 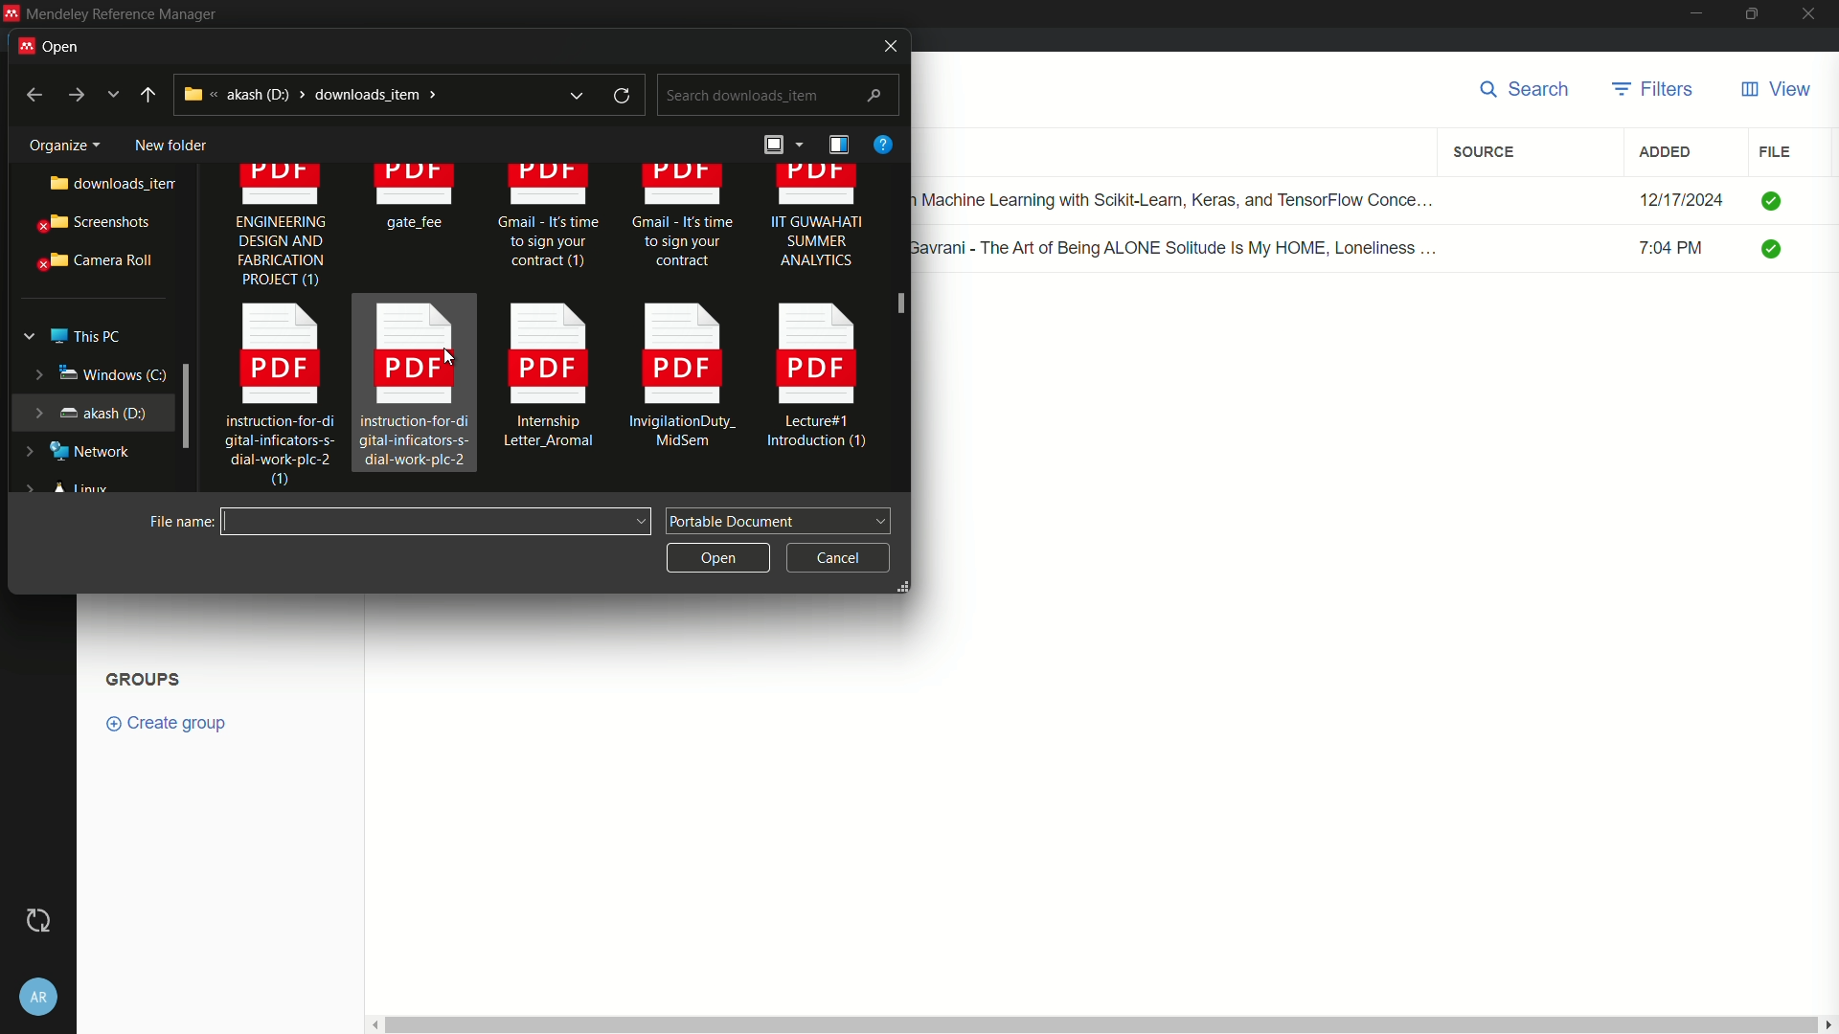 What do you see at coordinates (98, 184) in the screenshot?
I see `downloads_item..` at bounding box center [98, 184].